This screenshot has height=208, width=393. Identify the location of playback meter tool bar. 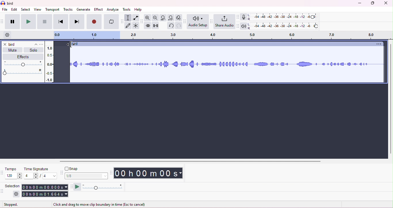
(237, 26).